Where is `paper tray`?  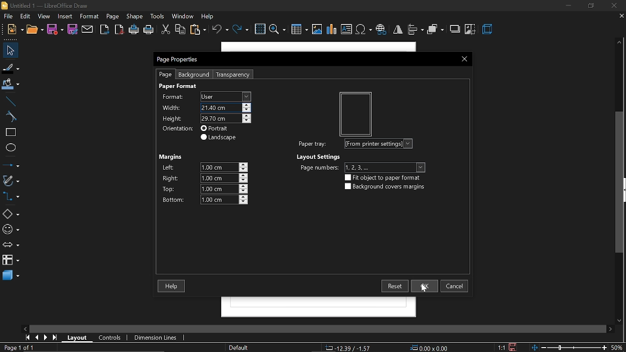
paper tray is located at coordinates (313, 145).